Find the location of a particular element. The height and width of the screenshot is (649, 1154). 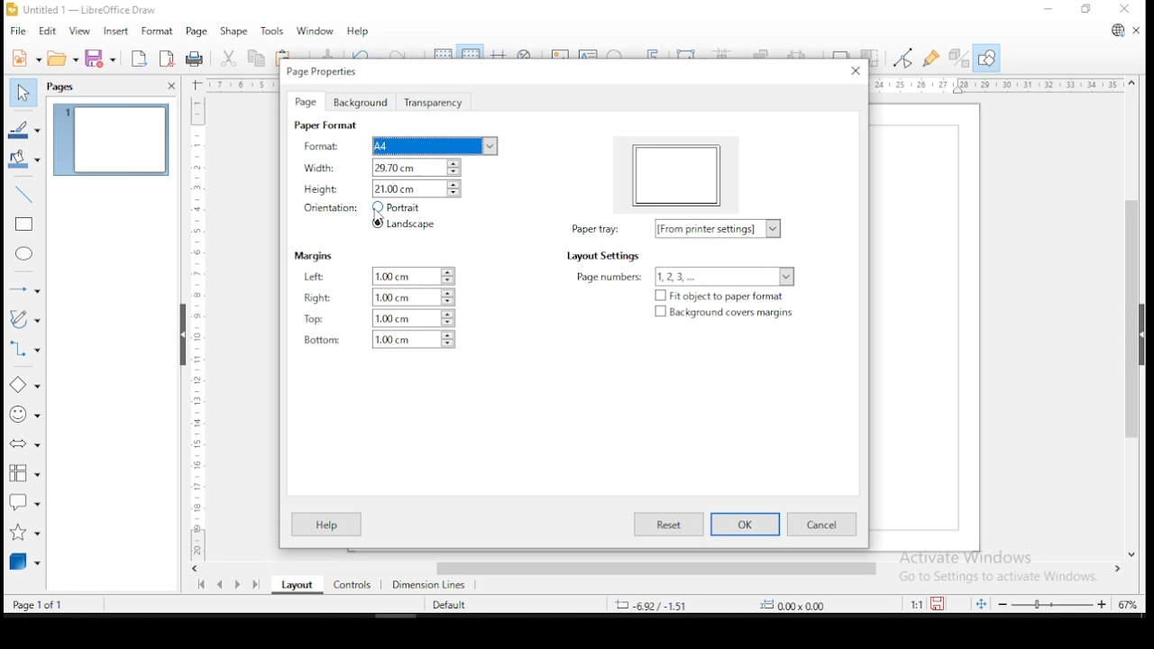

stars and banners is located at coordinates (23, 533).